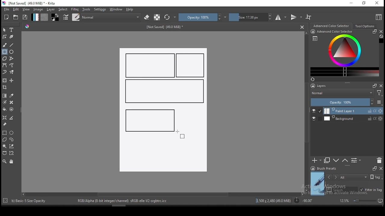  Describe the element at coordinates (180, 133) in the screenshot. I see `mouse pointer` at that location.